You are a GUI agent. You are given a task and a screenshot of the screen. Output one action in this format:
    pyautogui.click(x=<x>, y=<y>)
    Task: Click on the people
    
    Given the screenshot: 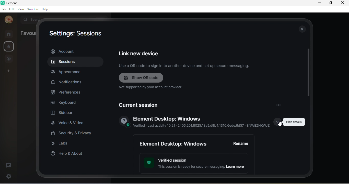 What is the action you would take?
    pyautogui.click(x=9, y=59)
    